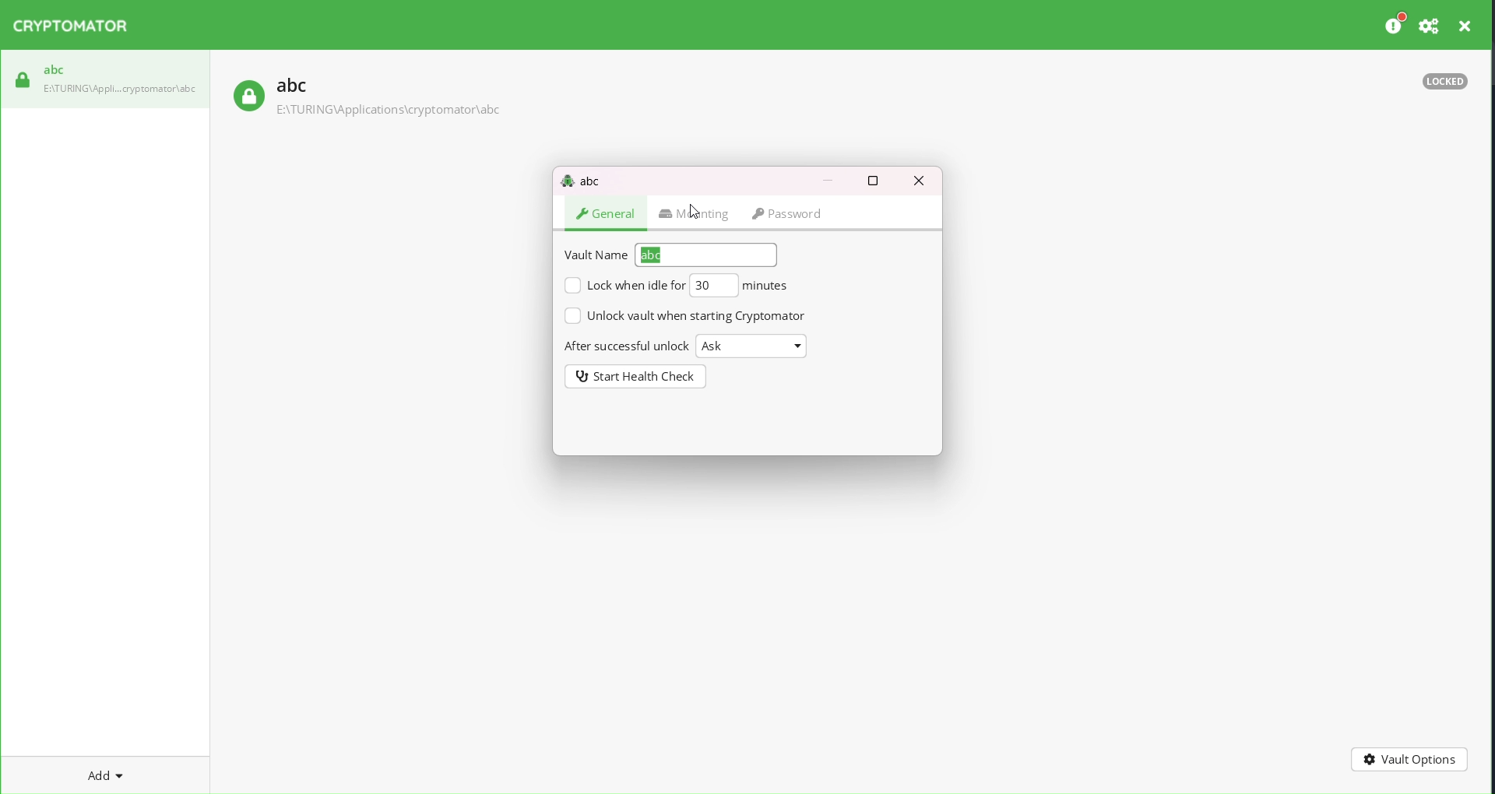 The image size is (1495, 794). I want to click on locked, so click(245, 96).